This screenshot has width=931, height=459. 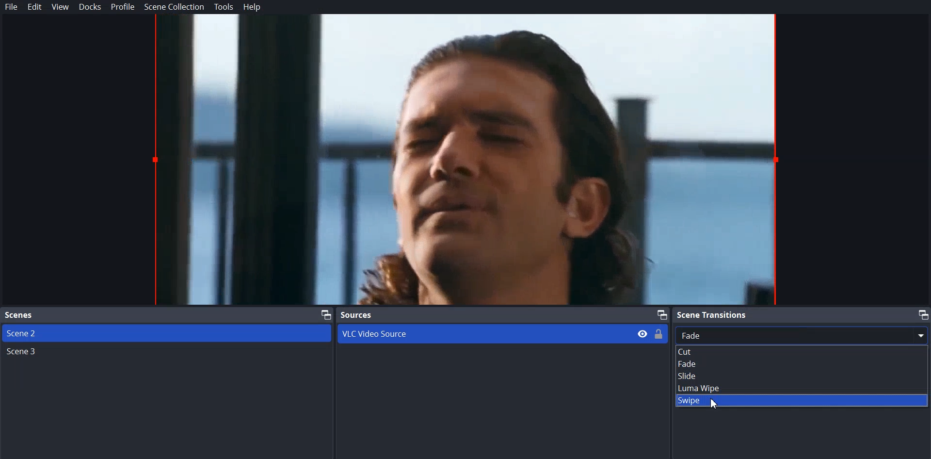 What do you see at coordinates (801, 314) in the screenshot?
I see `Scene Transition` at bounding box center [801, 314].